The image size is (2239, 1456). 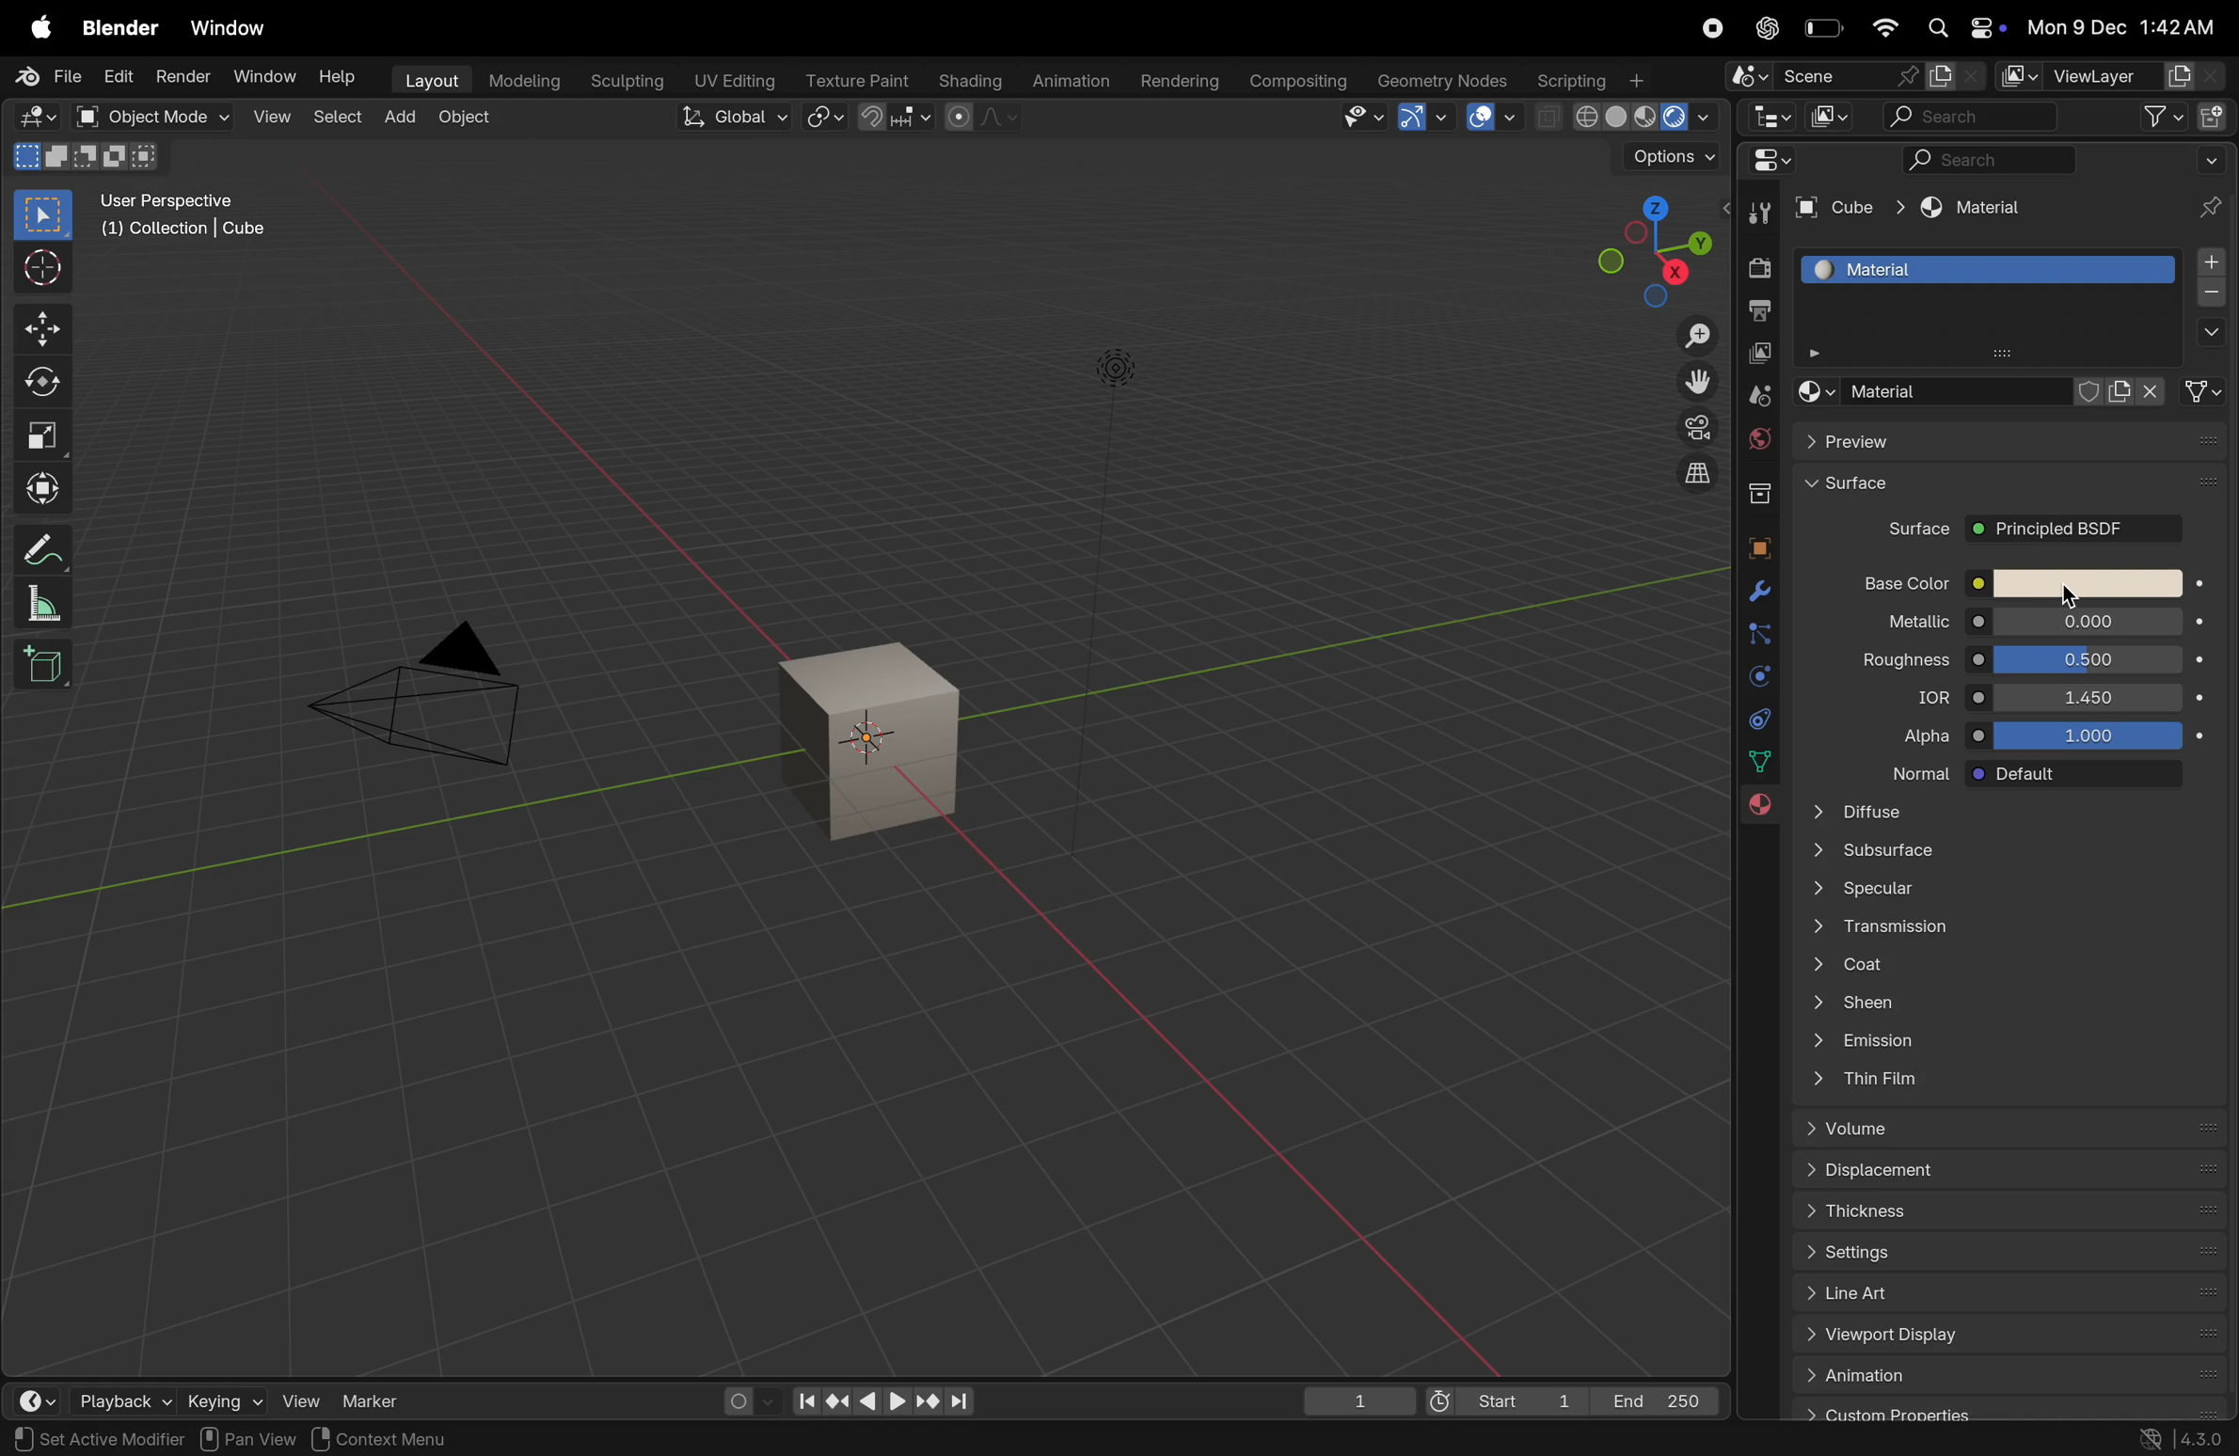 What do you see at coordinates (87, 154) in the screenshot?
I see `mode` at bounding box center [87, 154].